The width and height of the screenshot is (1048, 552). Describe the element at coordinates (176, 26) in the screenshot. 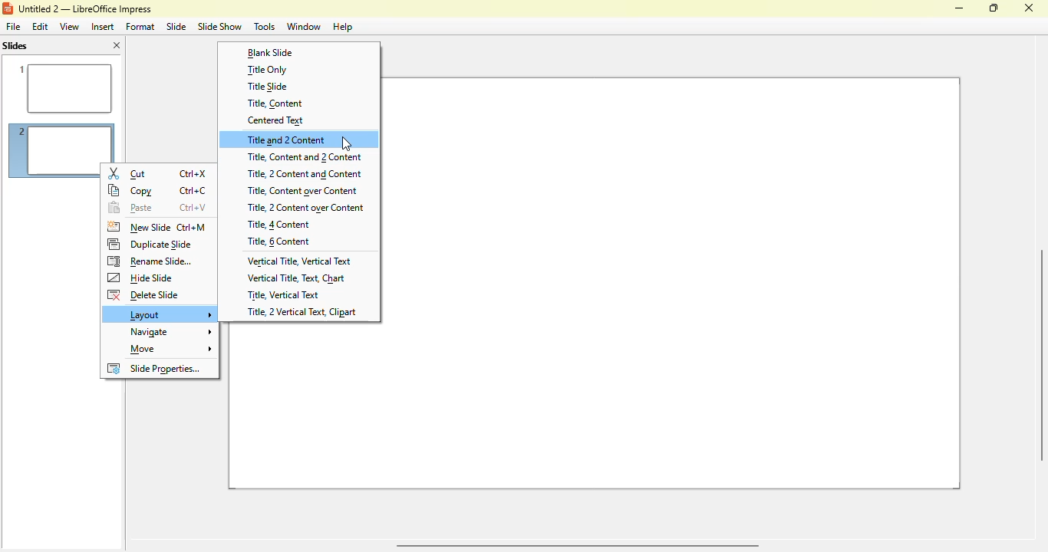

I see `slide` at that location.